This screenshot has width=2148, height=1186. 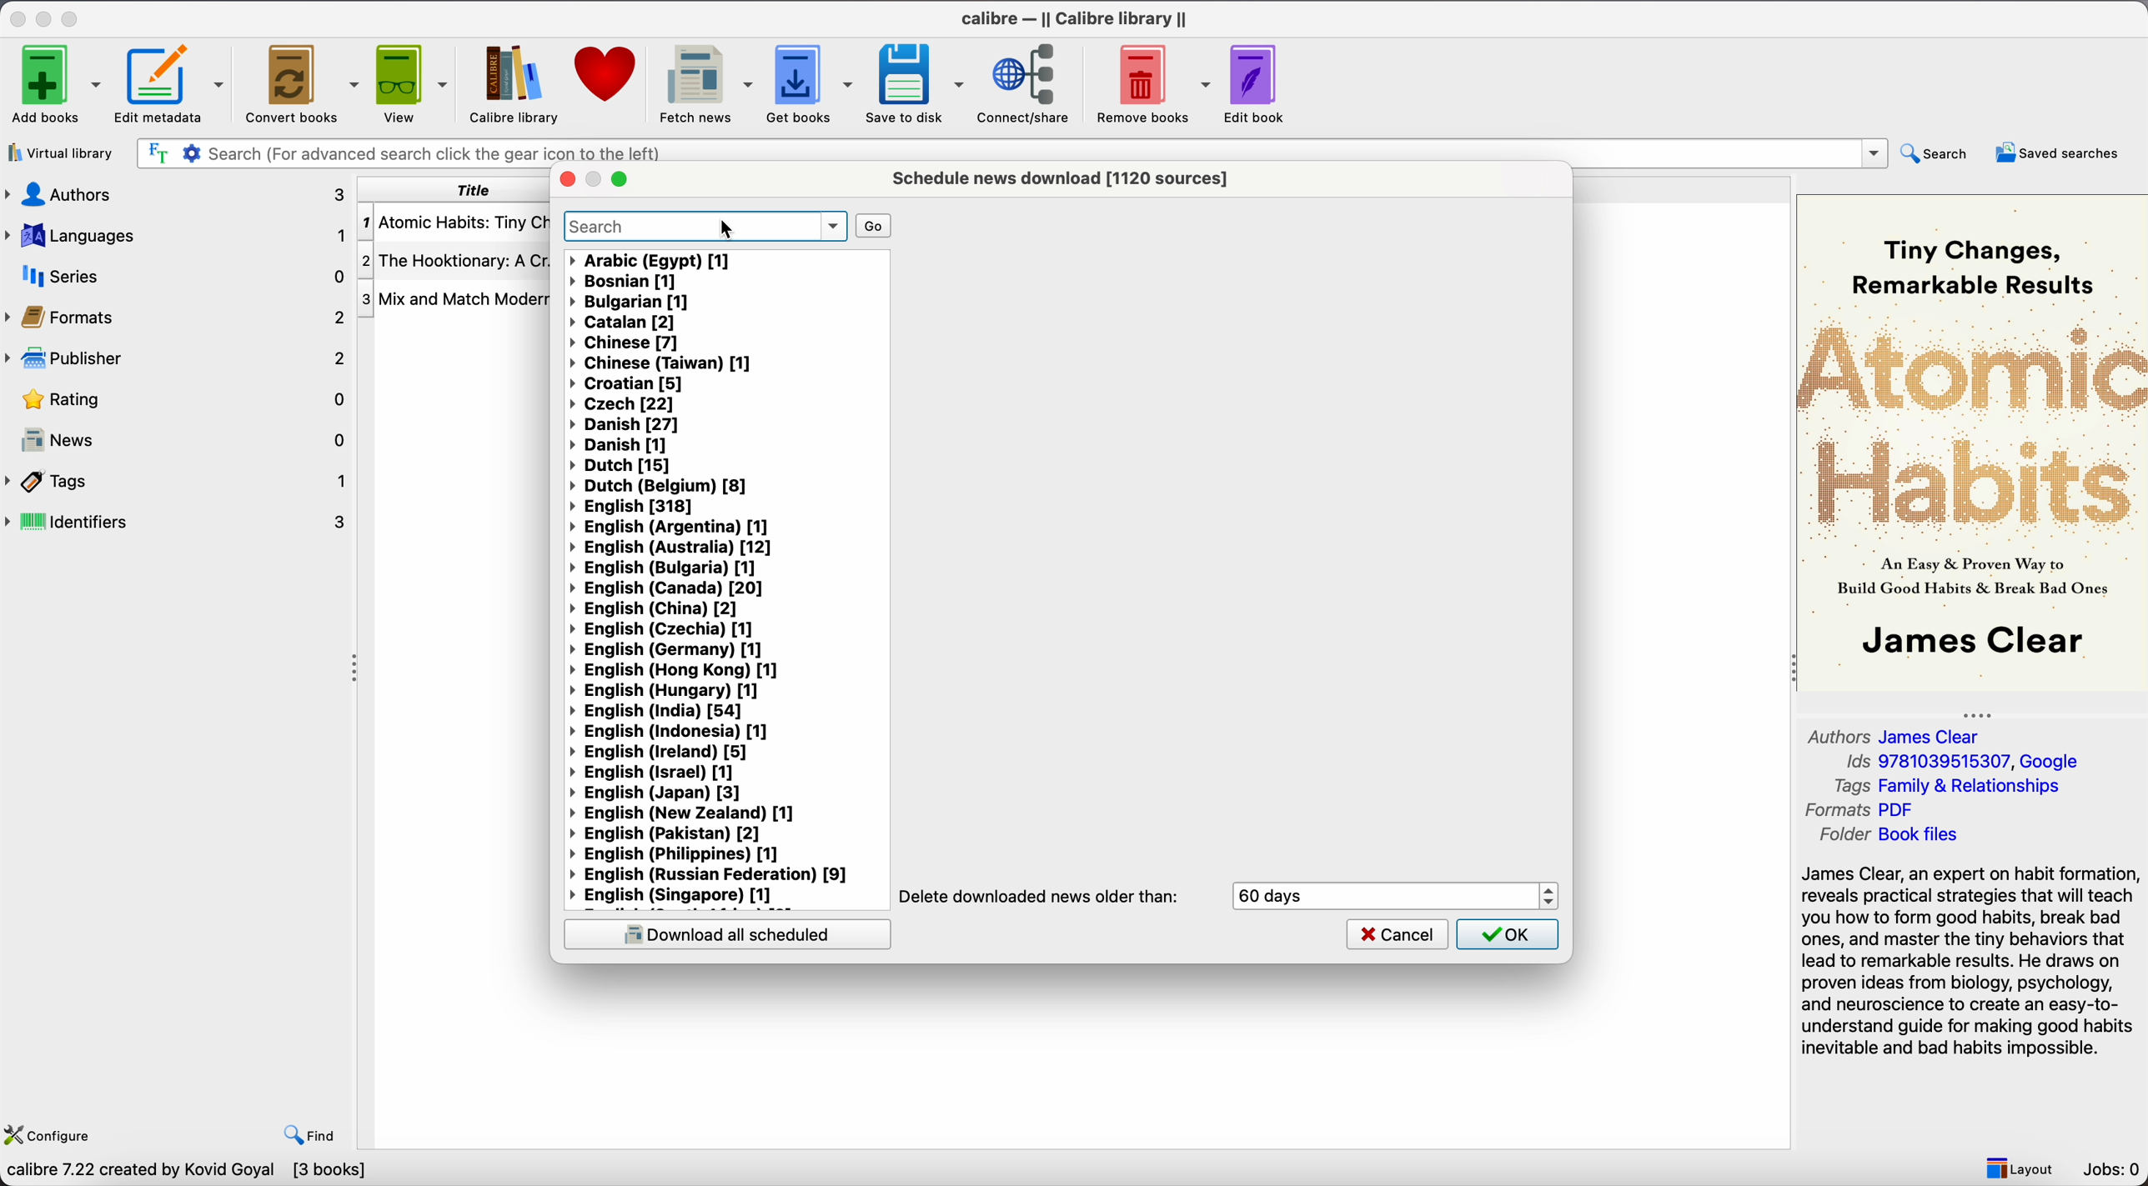 What do you see at coordinates (174, 399) in the screenshot?
I see `rating` at bounding box center [174, 399].